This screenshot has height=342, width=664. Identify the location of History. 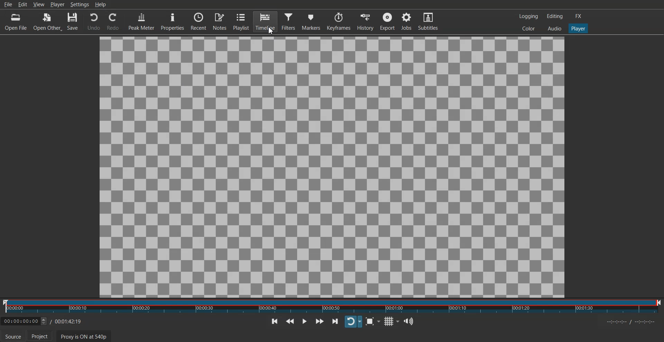
(366, 21).